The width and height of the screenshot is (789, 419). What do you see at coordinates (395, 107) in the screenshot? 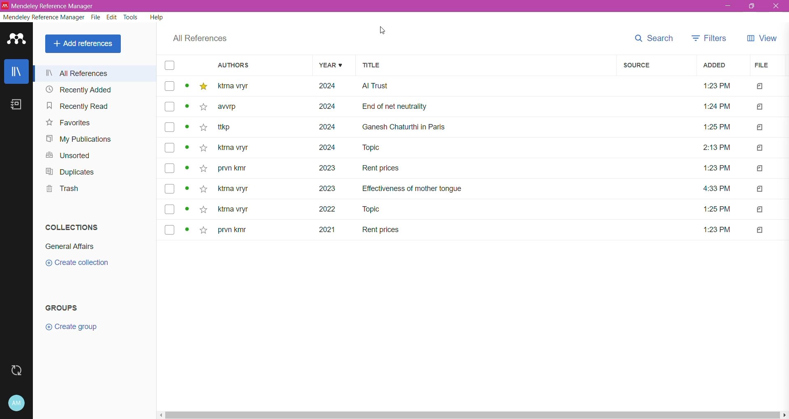
I see `end of net neutrality` at bounding box center [395, 107].